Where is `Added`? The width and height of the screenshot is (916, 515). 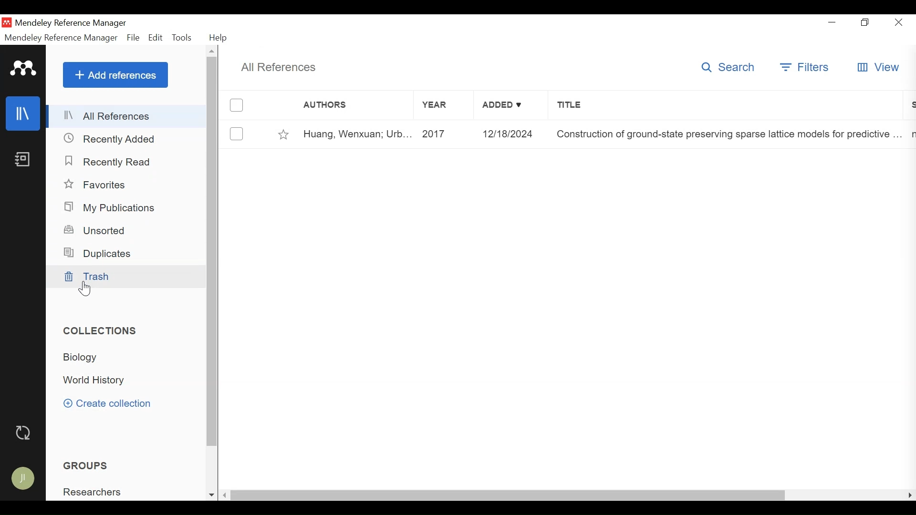 Added is located at coordinates (510, 106).